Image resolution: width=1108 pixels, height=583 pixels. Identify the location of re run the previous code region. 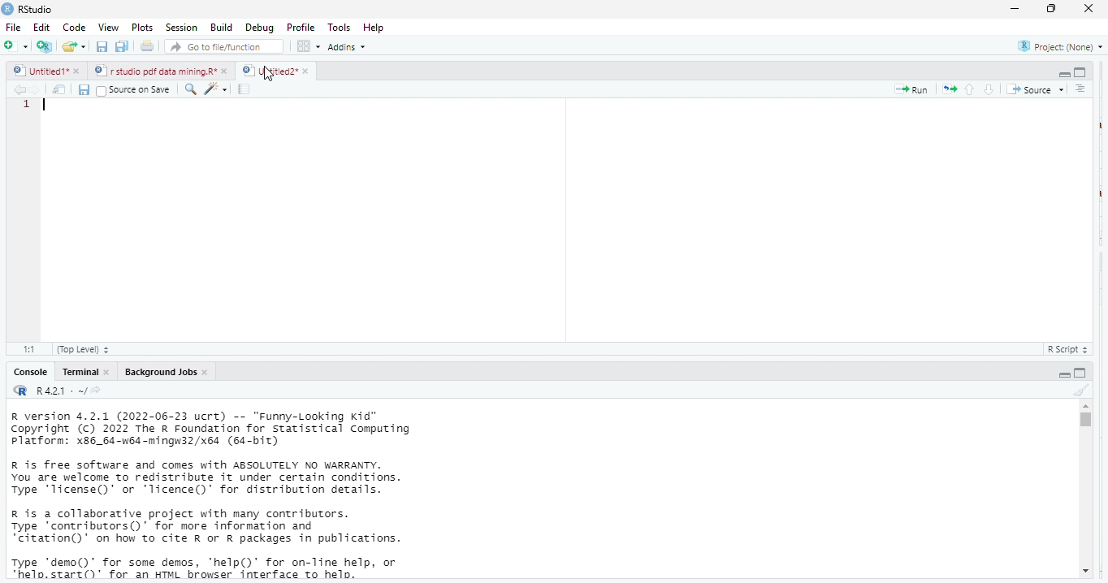
(946, 89).